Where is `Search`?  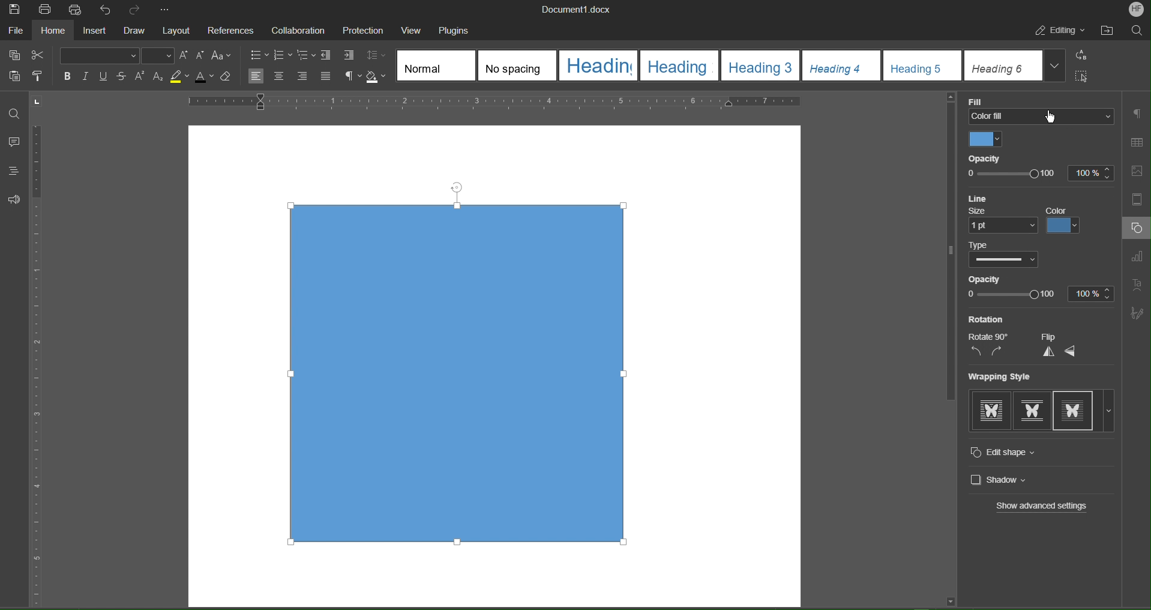
Search is located at coordinates (1139, 31).